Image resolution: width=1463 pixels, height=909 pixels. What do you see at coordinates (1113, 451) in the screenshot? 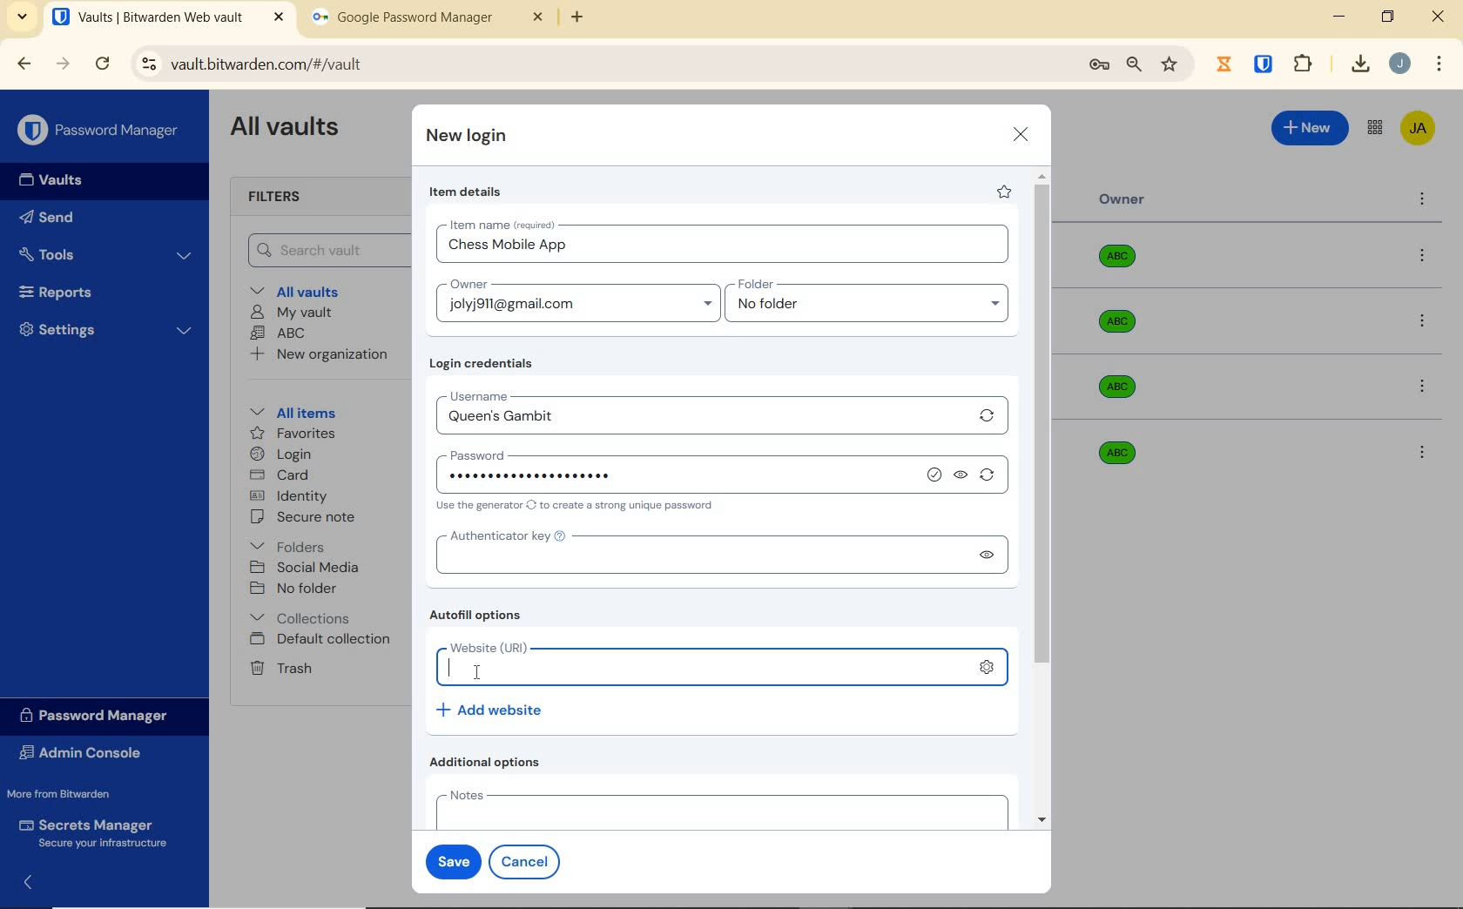
I see `Owner organization` at bounding box center [1113, 451].